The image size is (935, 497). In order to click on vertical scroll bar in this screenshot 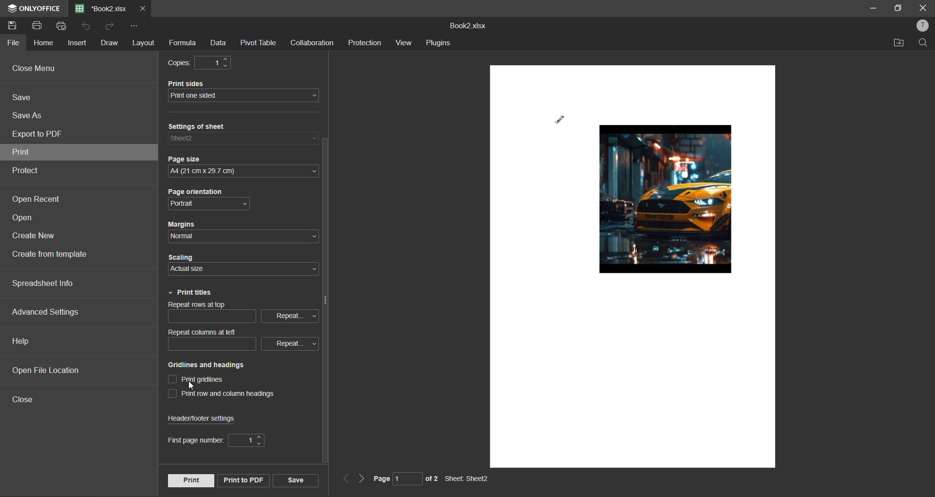, I will do `click(325, 301)`.